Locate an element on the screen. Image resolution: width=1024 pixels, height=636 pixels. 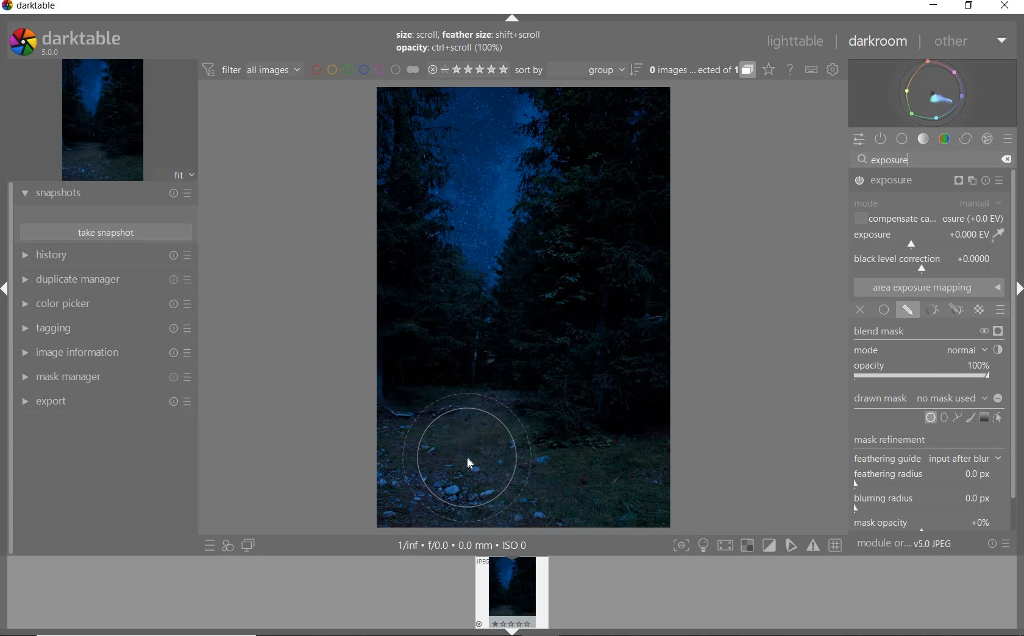
COMPENSATE CA...OSURE is located at coordinates (928, 218).